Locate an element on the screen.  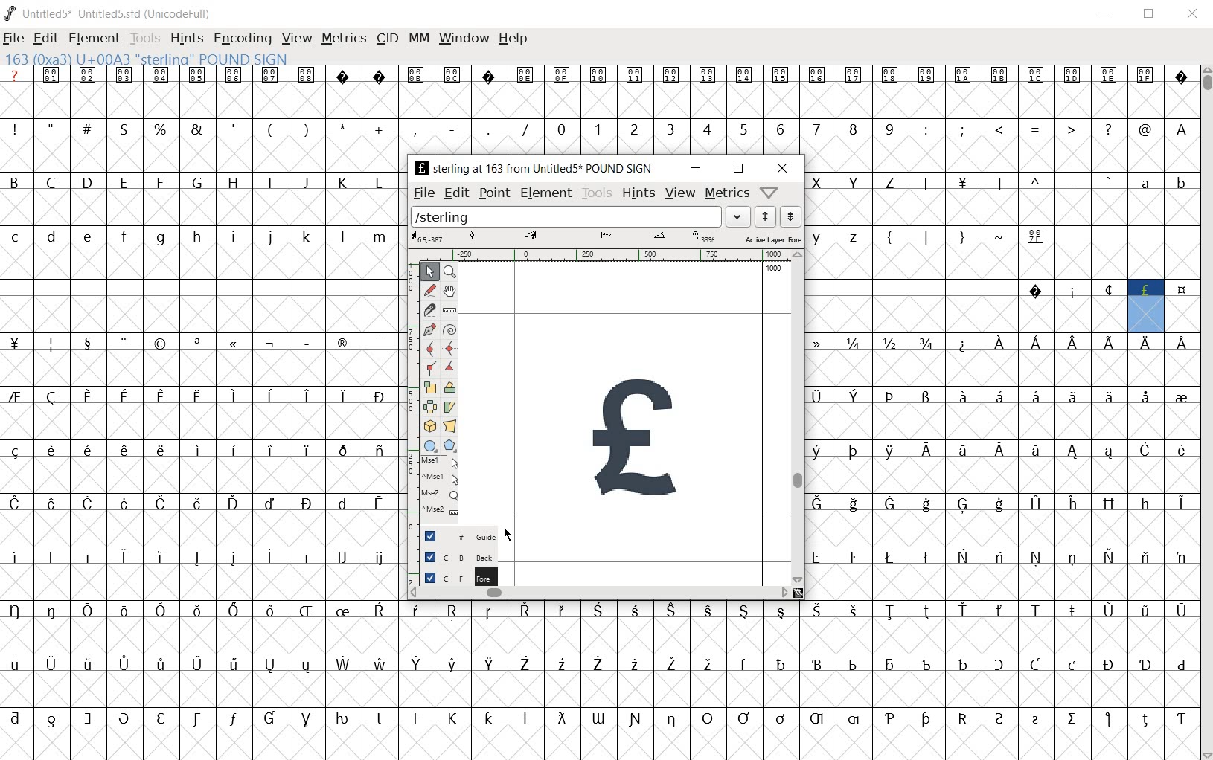
Symbol is located at coordinates (965, 76).